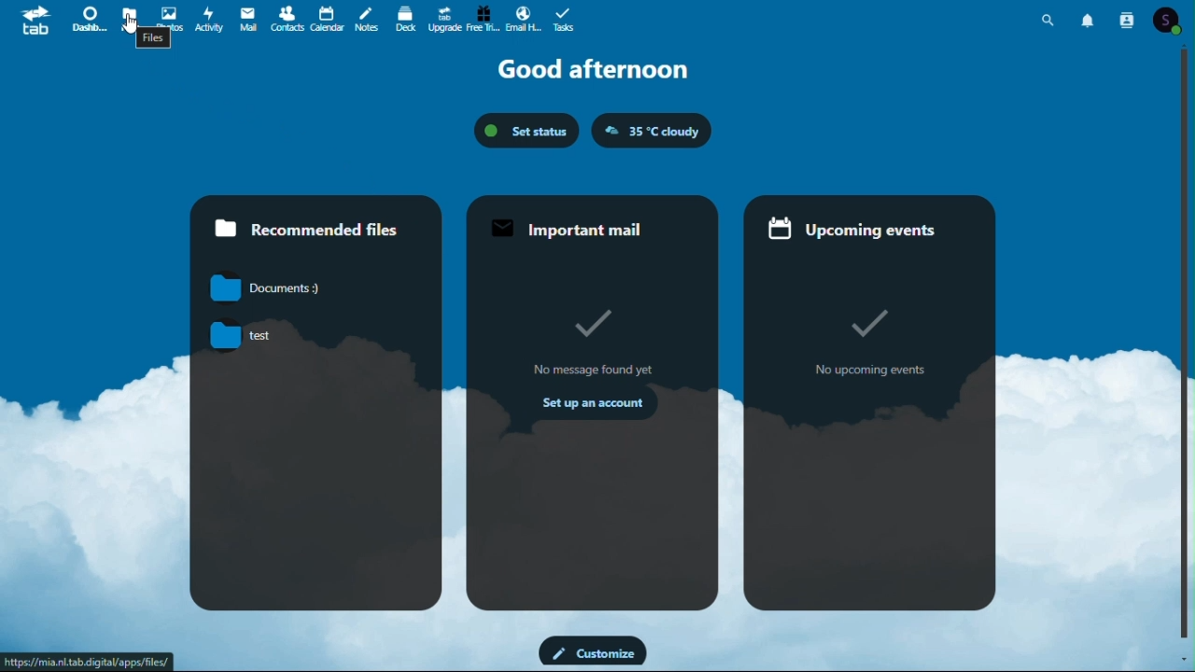  Describe the element at coordinates (655, 132) in the screenshot. I see `weather` at that location.